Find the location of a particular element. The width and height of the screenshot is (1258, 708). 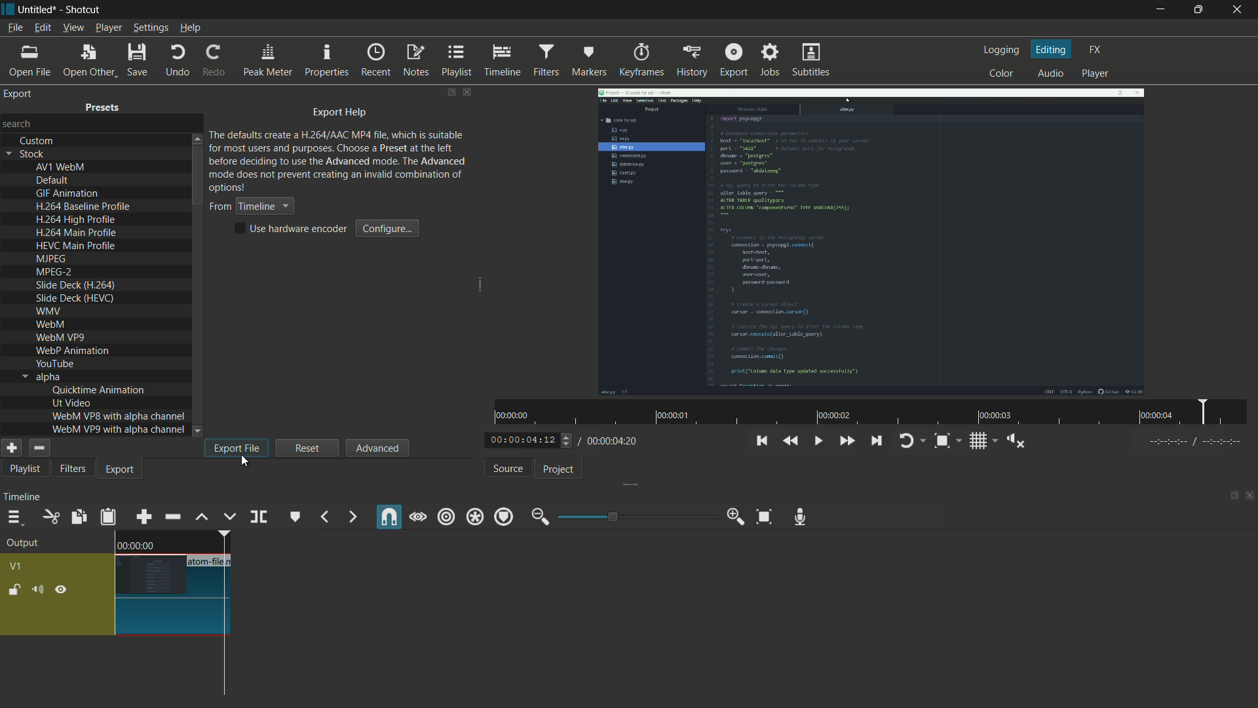

subtitles is located at coordinates (809, 59).